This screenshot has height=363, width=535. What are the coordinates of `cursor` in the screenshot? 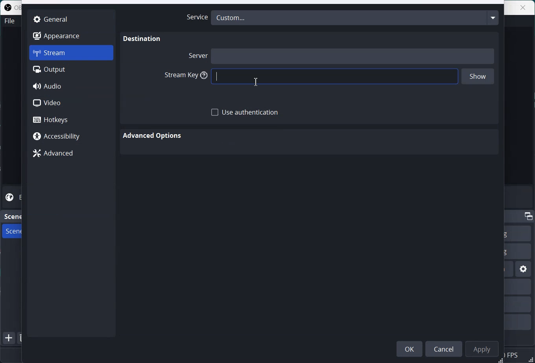 It's located at (255, 81).